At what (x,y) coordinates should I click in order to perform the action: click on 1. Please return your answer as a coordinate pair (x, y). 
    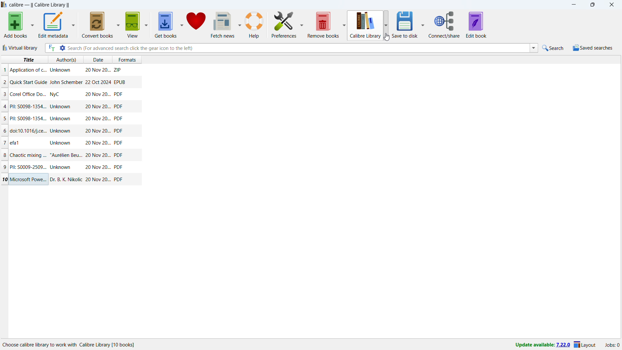
    Looking at the image, I should click on (5, 70).